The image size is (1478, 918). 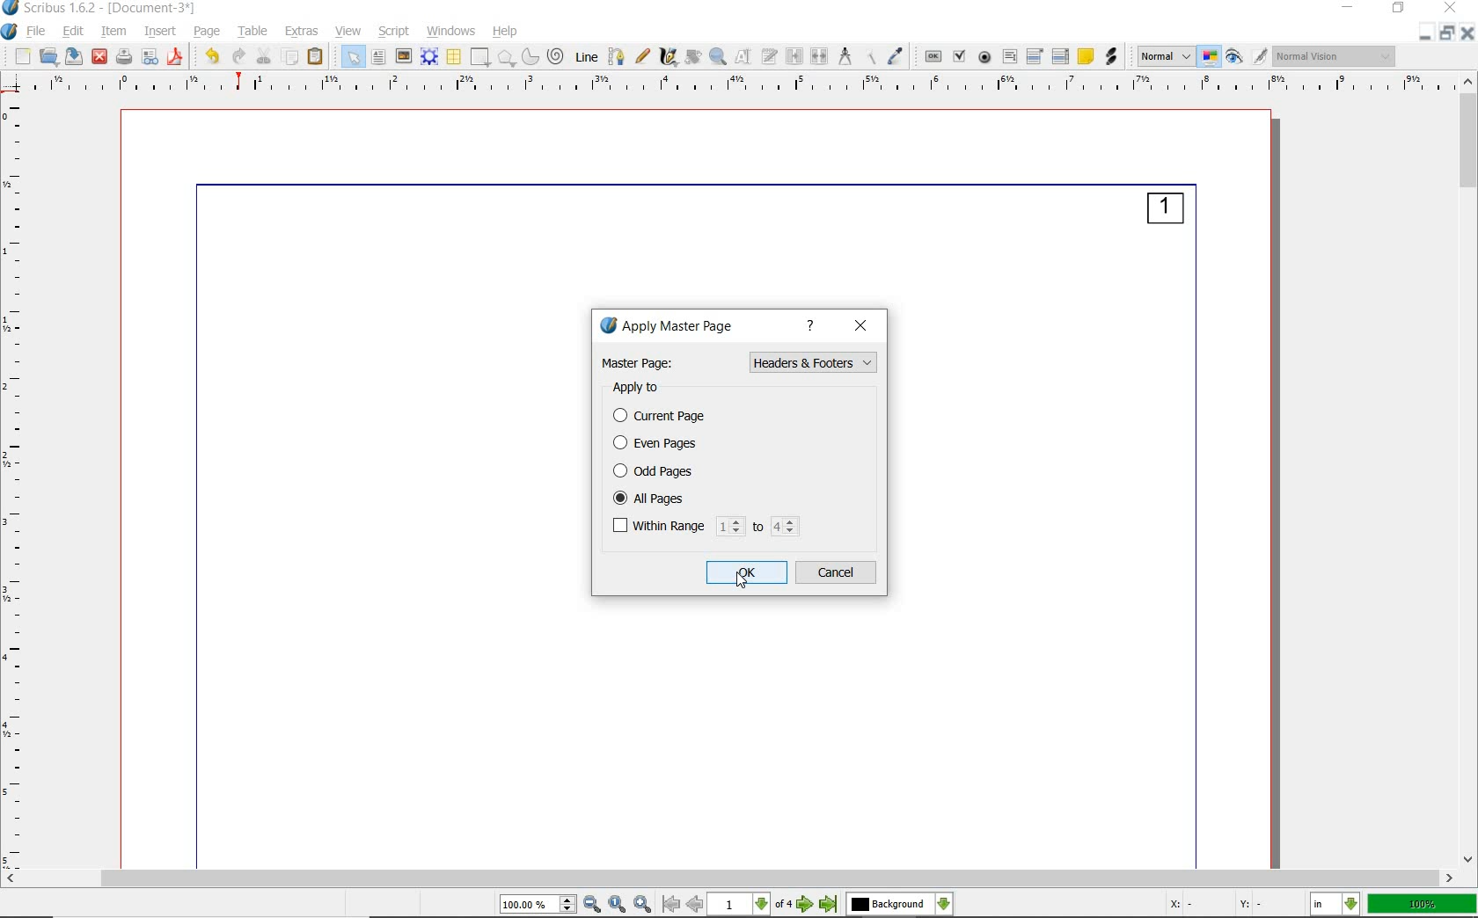 What do you see at coordinates (125, 57) in the screenshot?
I see `print` at bounding box center [125, 57].